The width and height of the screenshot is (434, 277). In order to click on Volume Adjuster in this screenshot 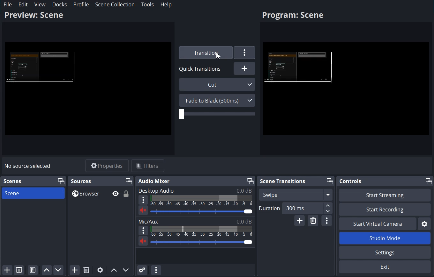, I will do `click(201, 211)`.